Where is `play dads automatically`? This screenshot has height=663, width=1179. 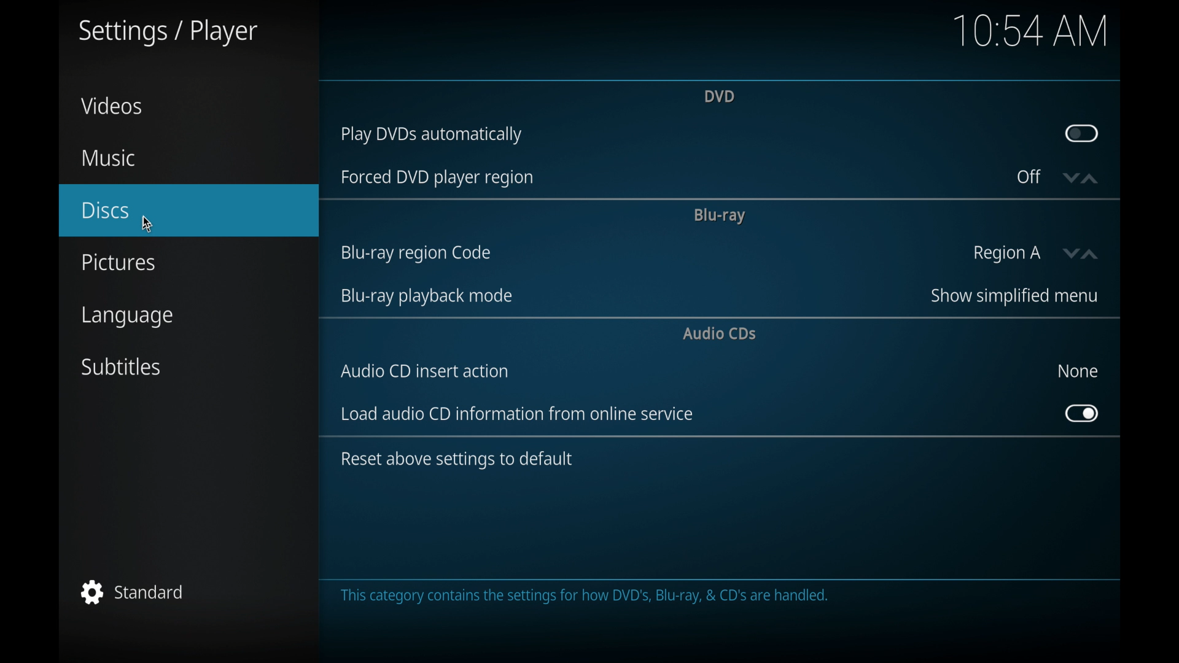 play dads automatically is located at coordinates (431, 136).